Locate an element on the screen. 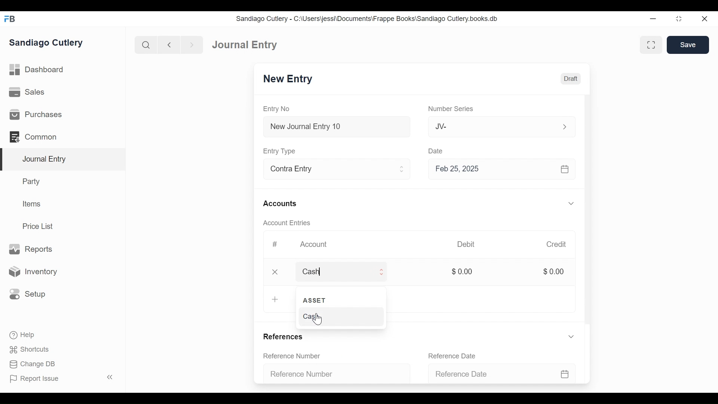 This screenshot has width=718, height=404. Restore is located at coordinates (679, 19).